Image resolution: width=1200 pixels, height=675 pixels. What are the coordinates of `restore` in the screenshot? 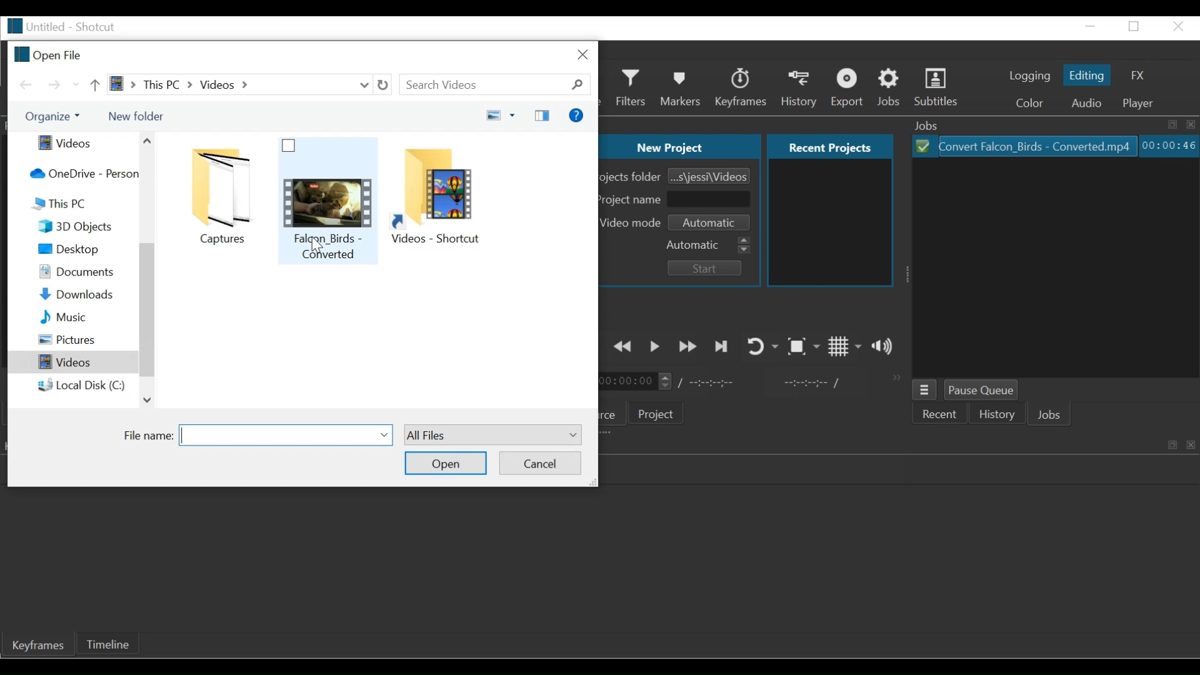 It's located at (1133, 27).